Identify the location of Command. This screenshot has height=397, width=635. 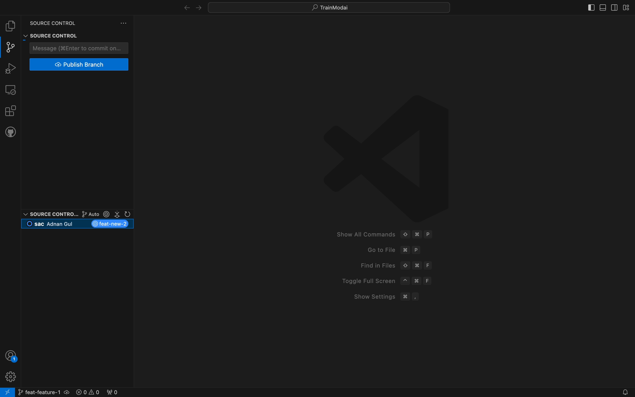
(405, 296).